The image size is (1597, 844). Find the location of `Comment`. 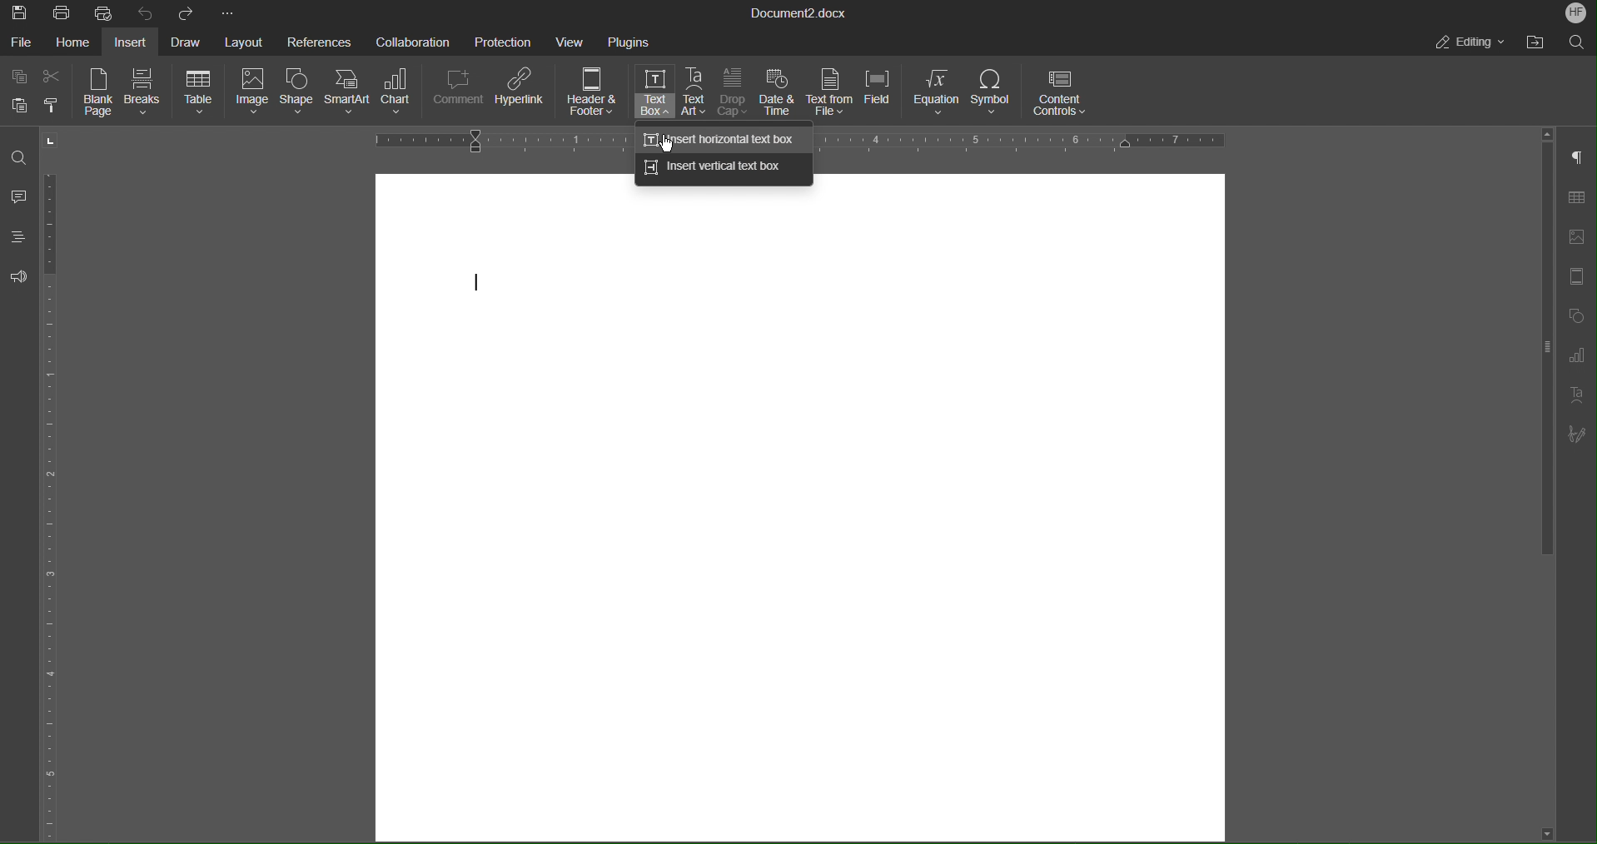

Comment is located at coordinates (459, 93).